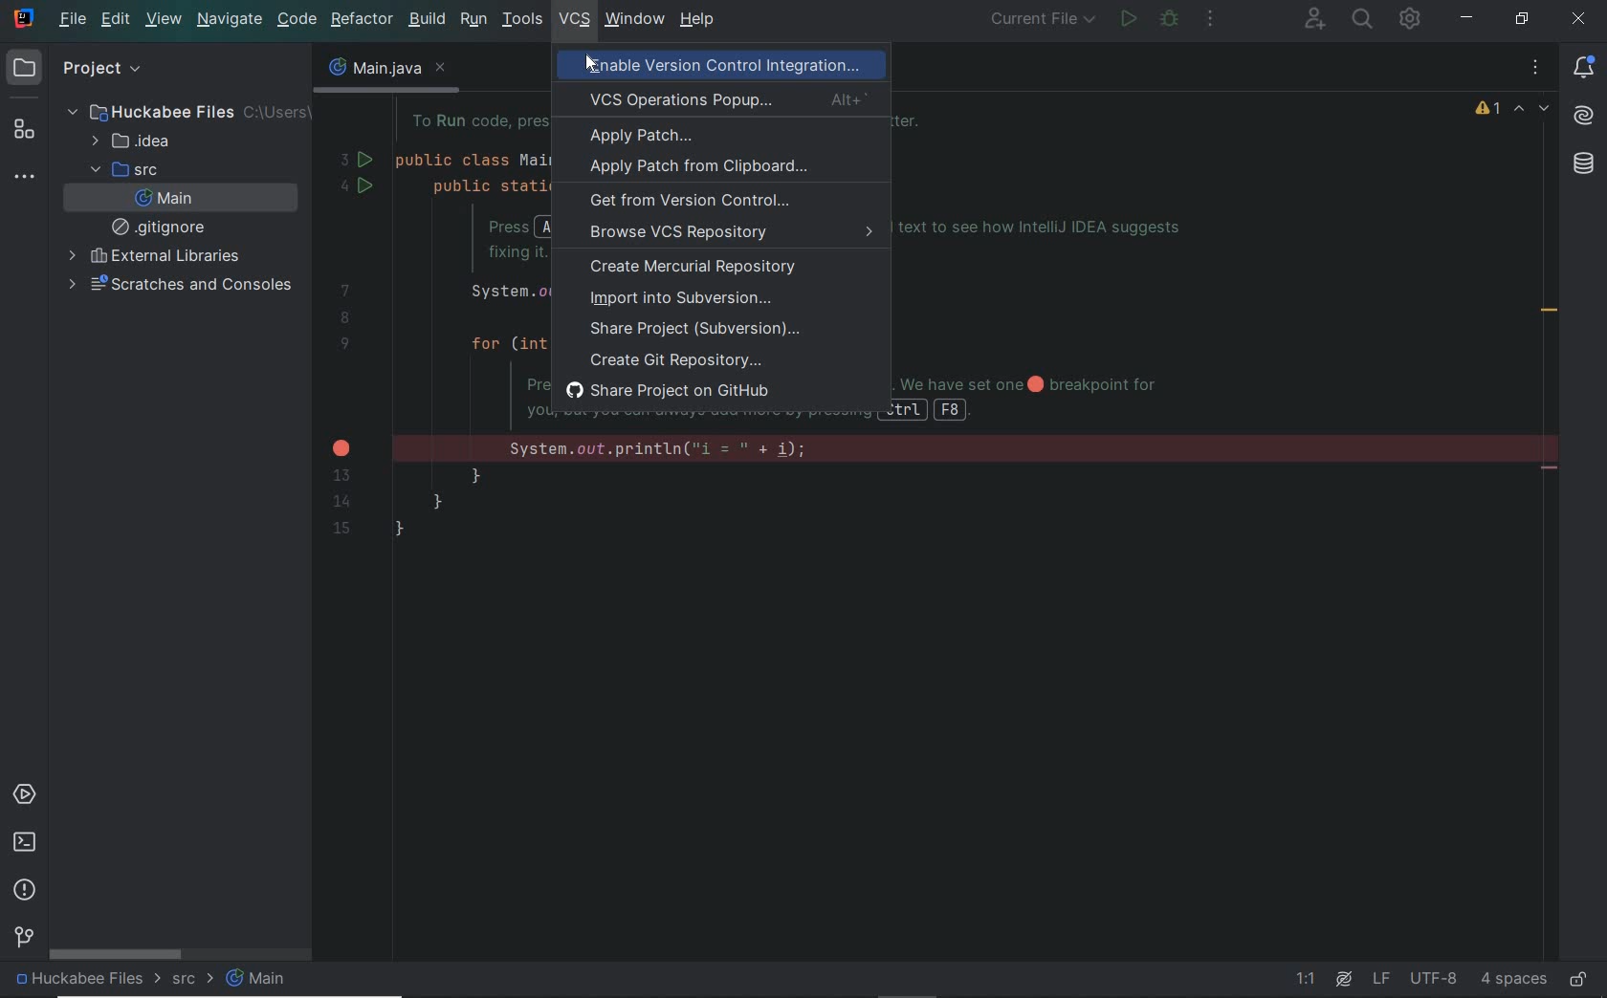 The width and height of the screenshot is (1607, 998). What do you see at coordinates (165, 199) in the screenshot?
I see `main` at bounding box center [165, 199].